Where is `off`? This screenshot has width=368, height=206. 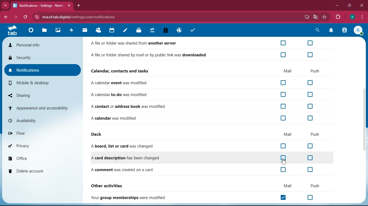
off is located at coordinates (309, 95).